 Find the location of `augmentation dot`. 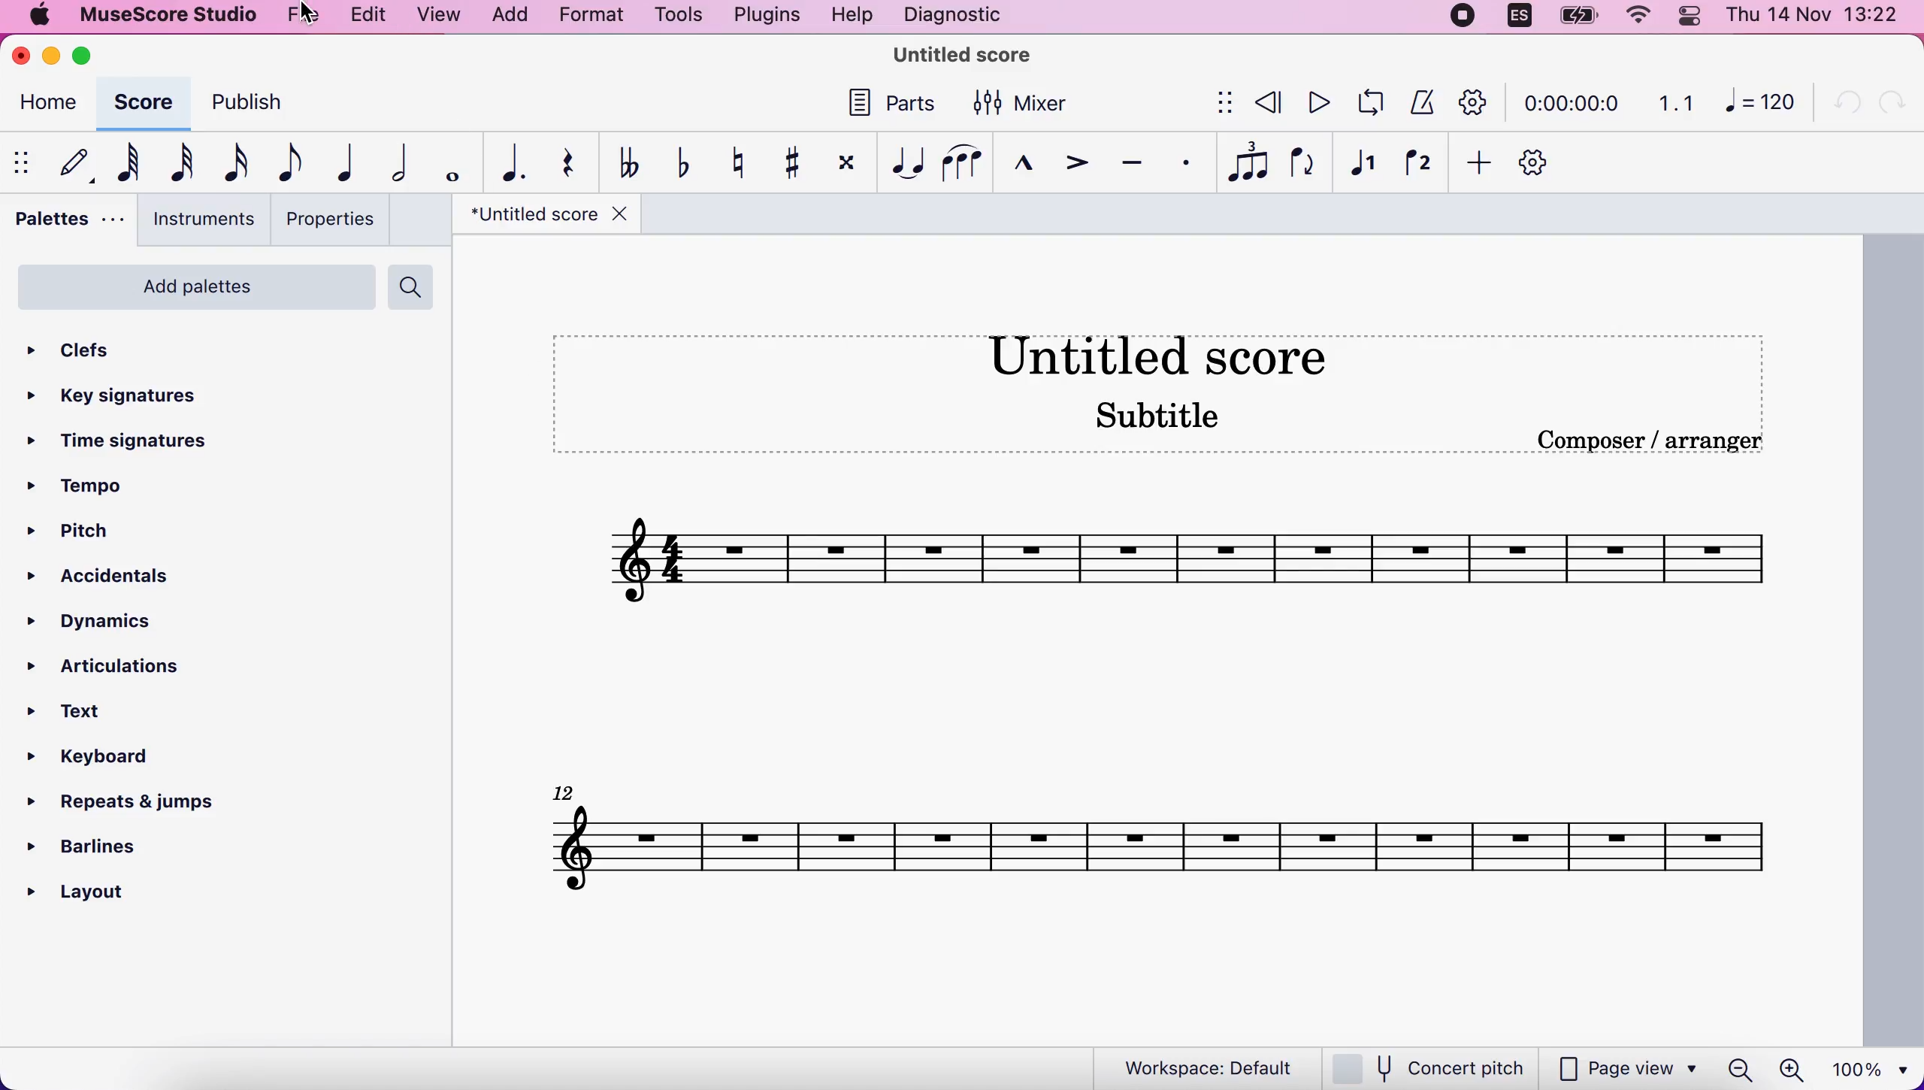

augmentation dot is located at coordinates (507, 162).